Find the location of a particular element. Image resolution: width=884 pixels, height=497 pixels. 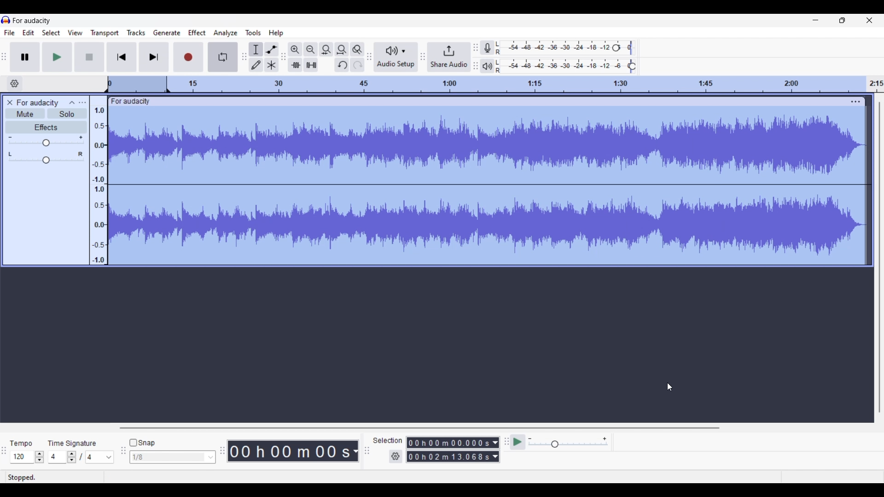

Trim audio outside selection is located at coordinates (295, 64).